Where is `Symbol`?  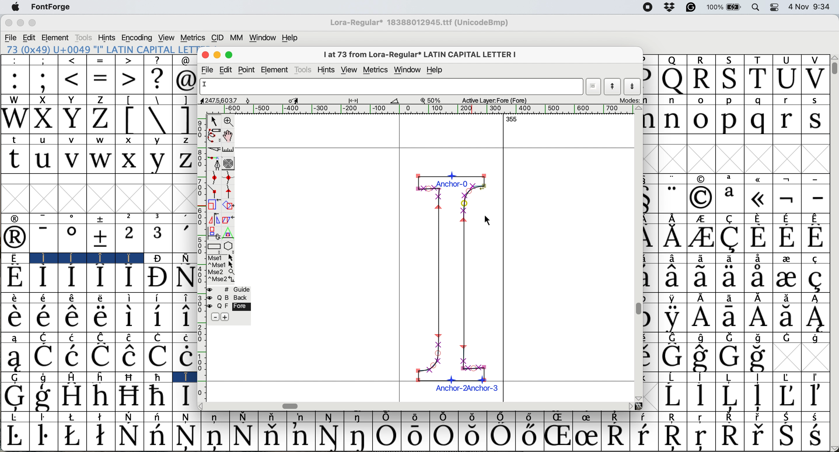 Symbol is located at coordinates (617, 435).